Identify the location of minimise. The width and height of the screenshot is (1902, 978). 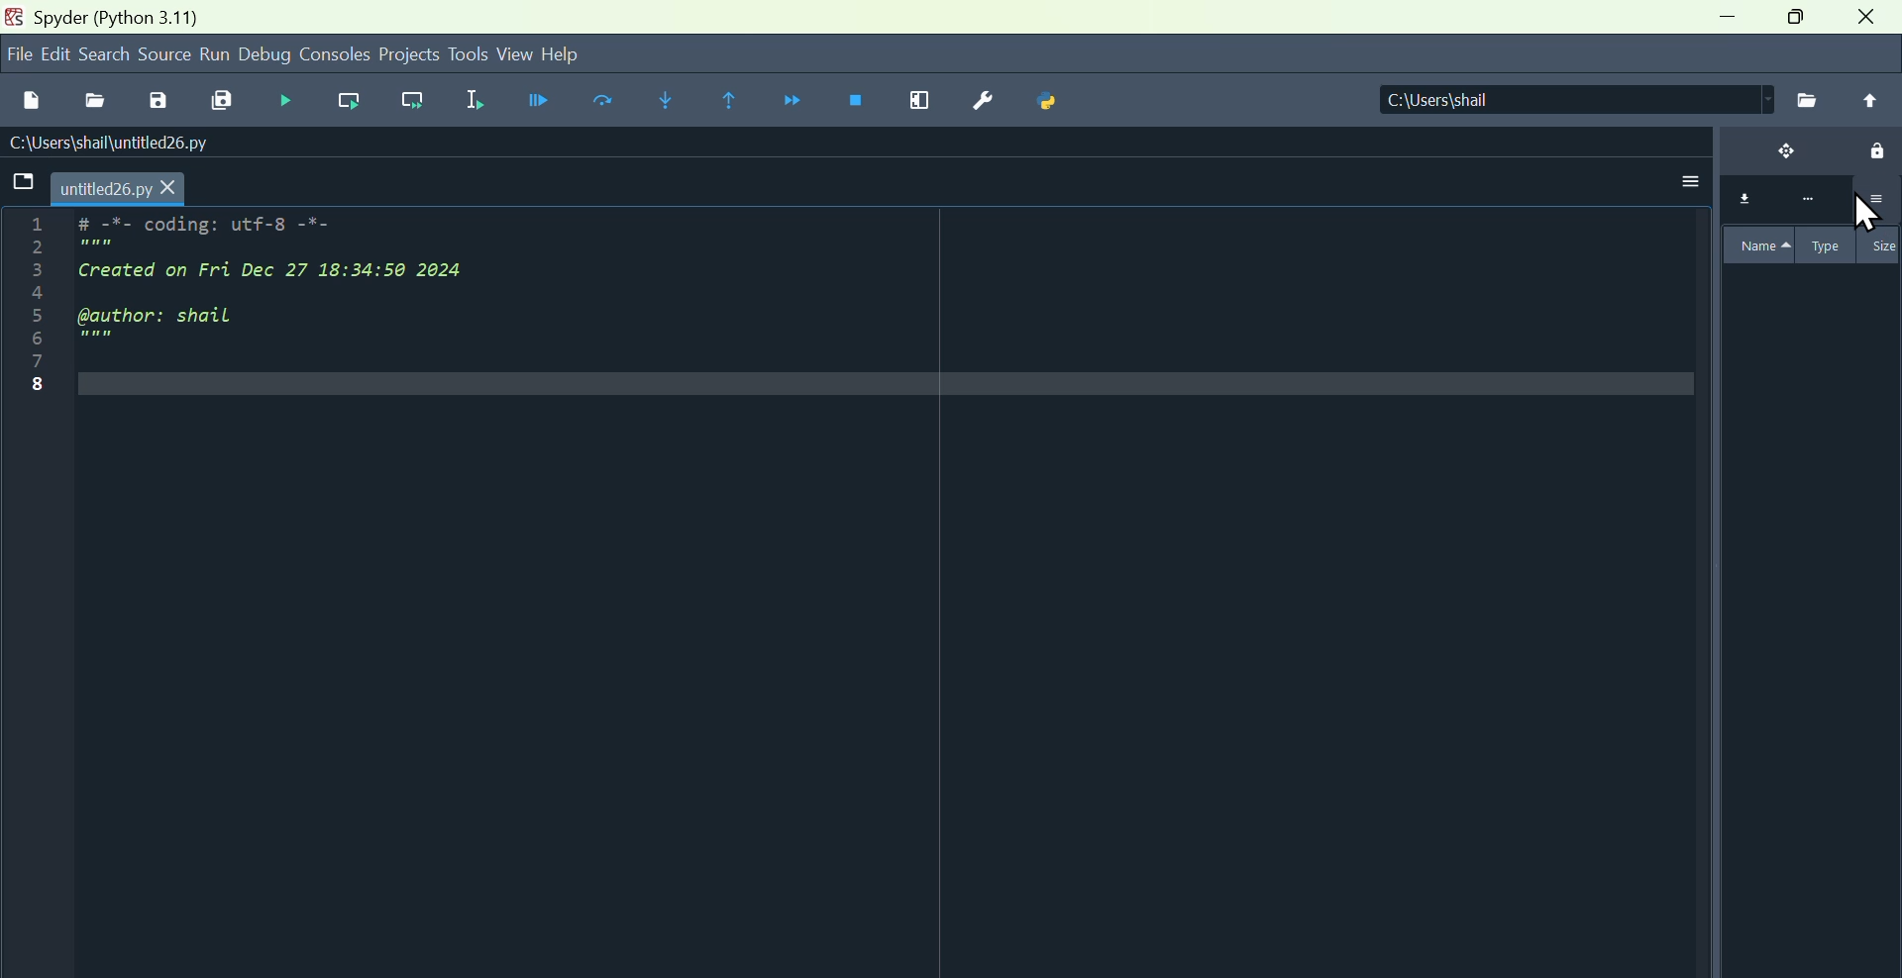
(1721, 24).